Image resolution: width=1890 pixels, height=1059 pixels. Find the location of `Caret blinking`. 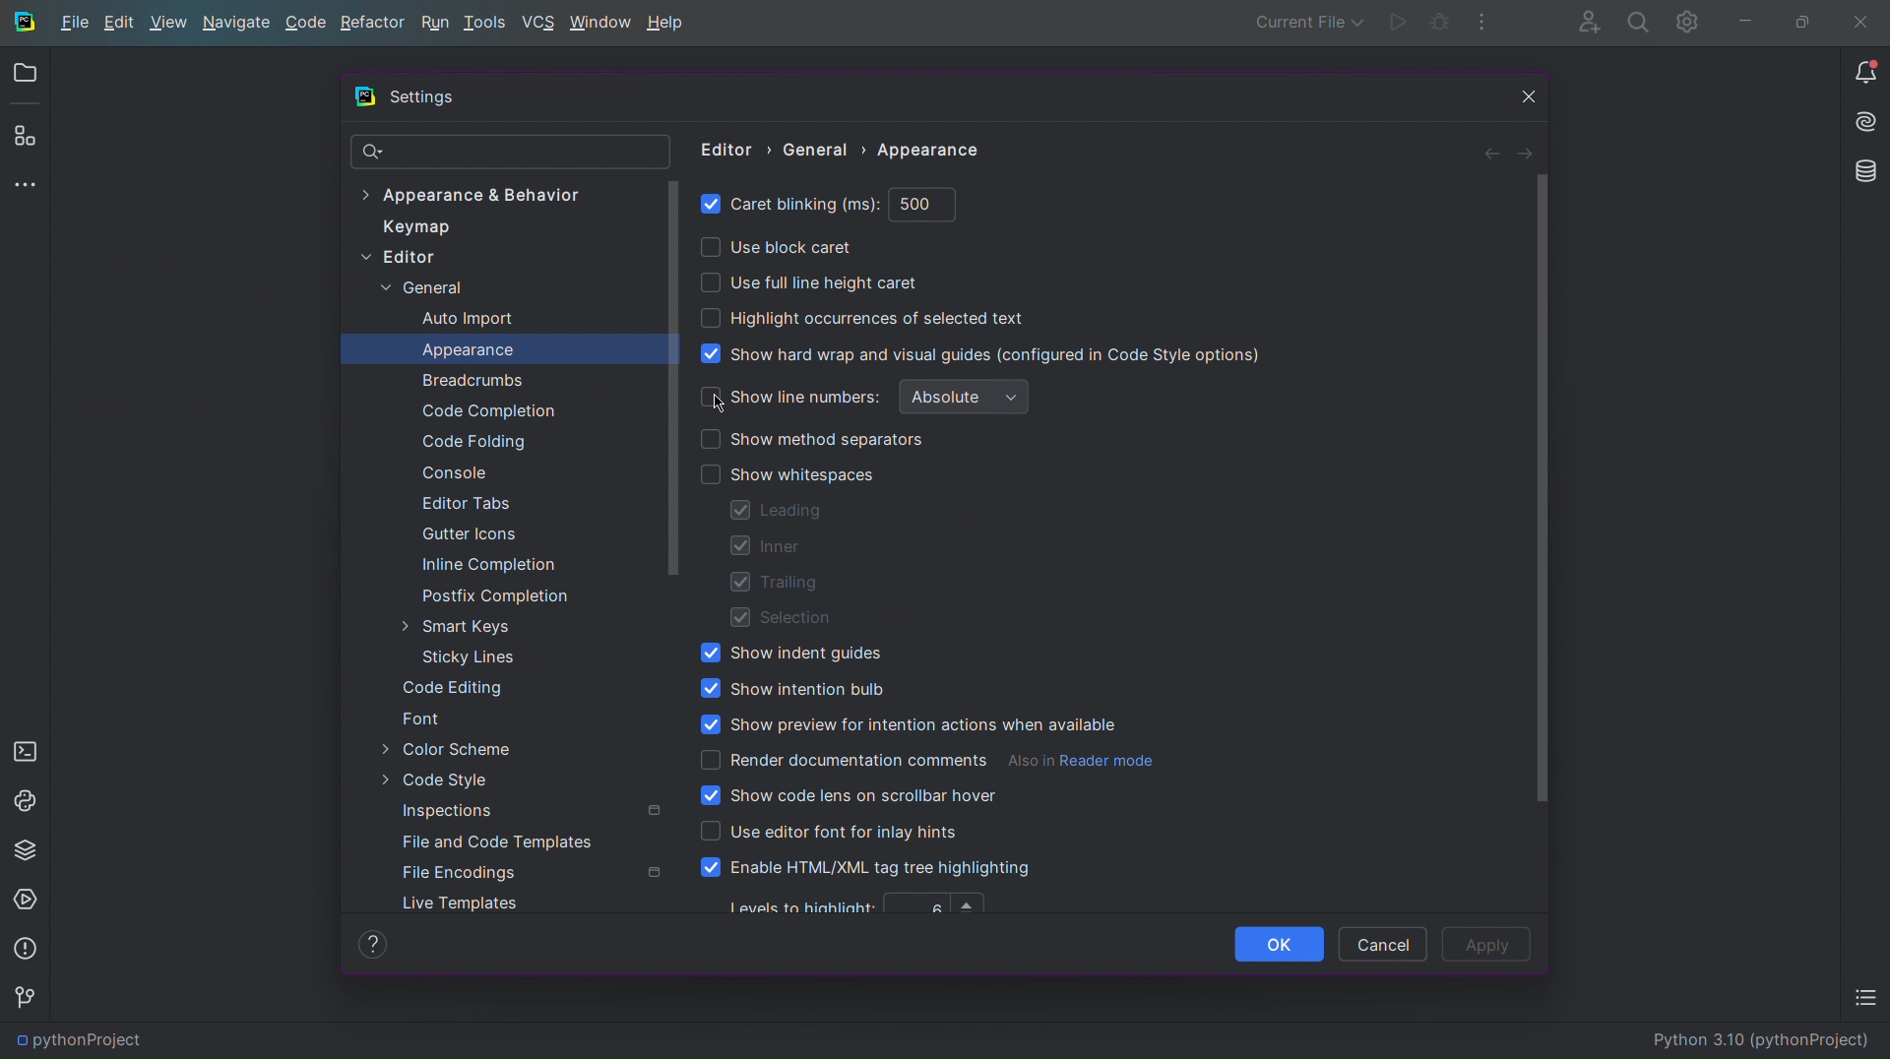

Caret blinking is located at coordinates (829, 206).